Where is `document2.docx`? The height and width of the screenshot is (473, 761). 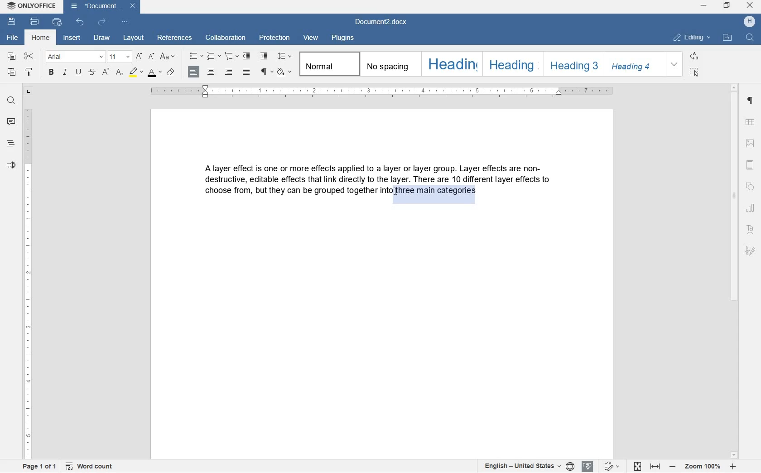
document2.docx is located at coordinates (382, 23).